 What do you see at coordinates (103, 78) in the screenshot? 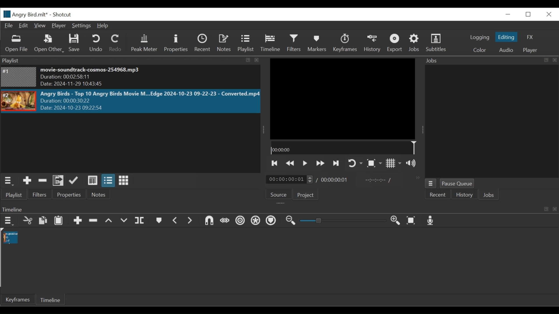
I see `movie-soundtrack-cosmos-254968.mp3
Duration: 00:02:58:11
Date: 2024-11-29 10:43:45` at bounding box center [103, 78].